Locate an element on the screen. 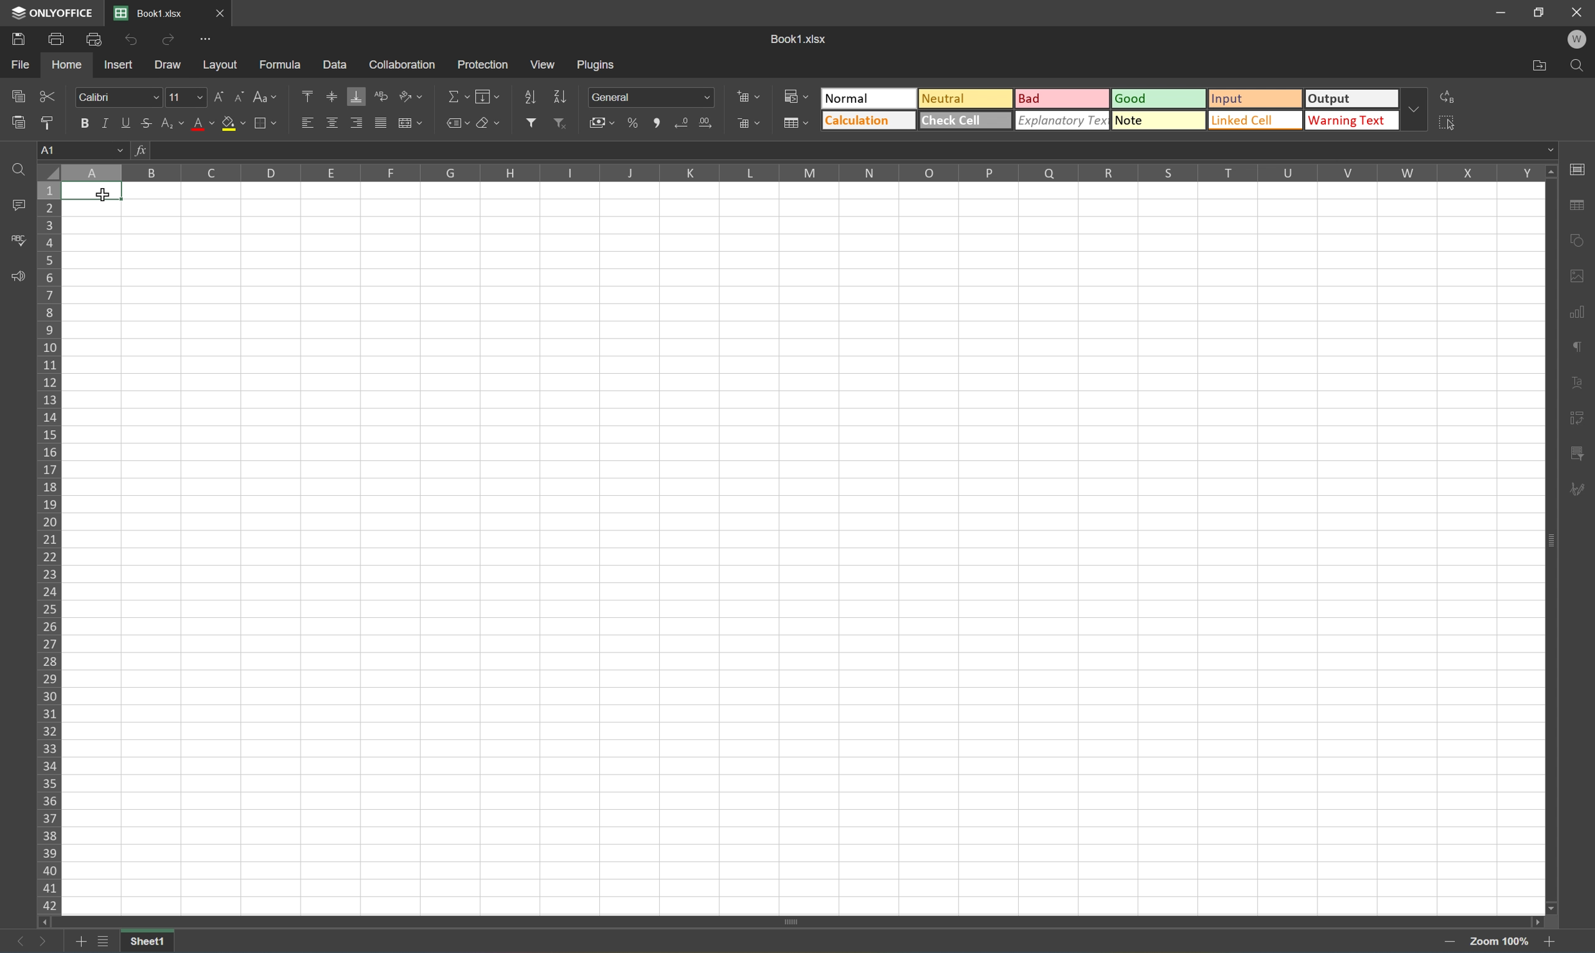  Plugins is located at coordinates (597, 64).